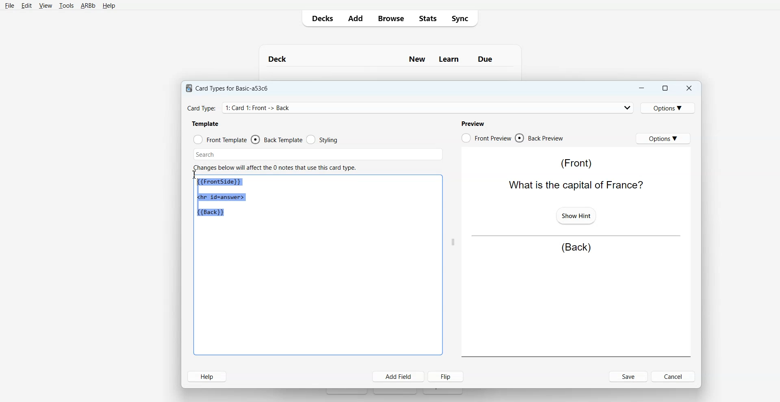 The image size is (780, 402). I want to click on Sync, so click(462, 18).